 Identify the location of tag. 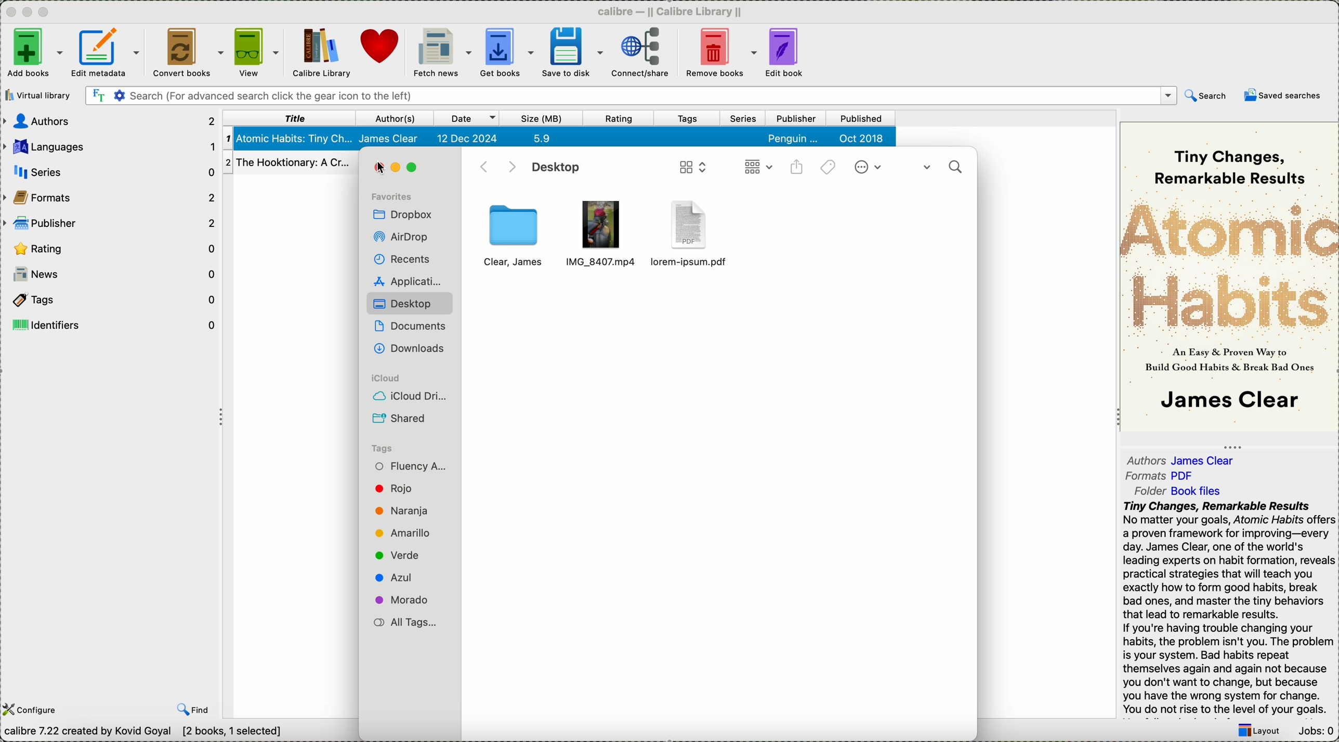
(401, 490).